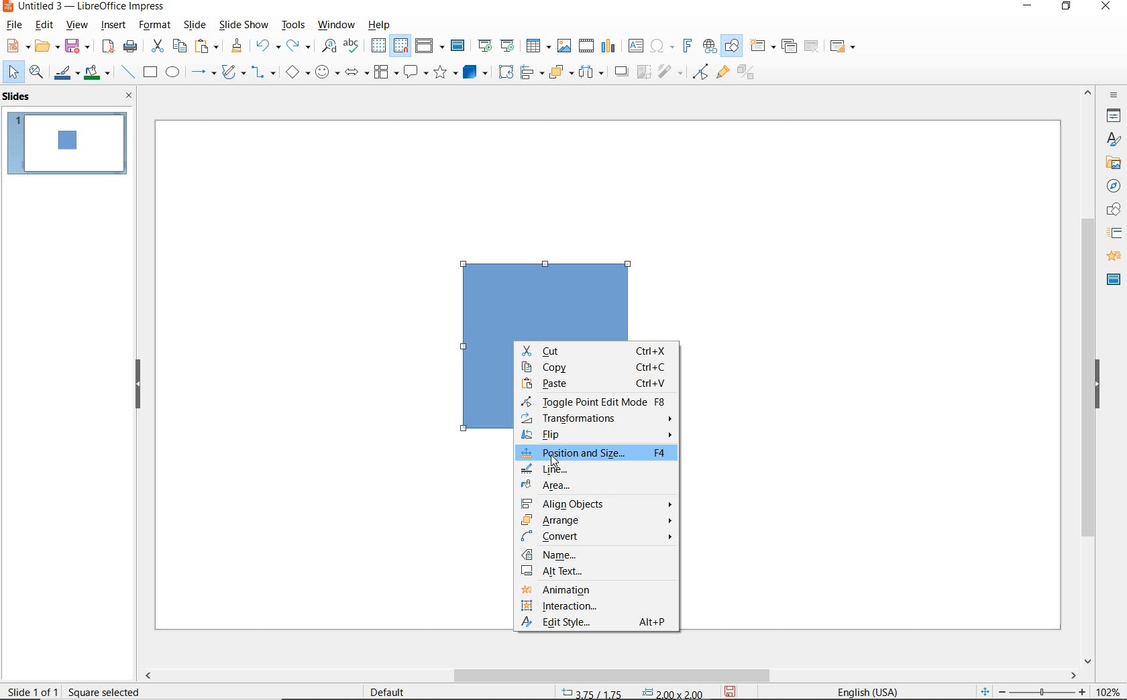 The height and width of the screenshot is (700, 1127). What do you see at coordinates (46, 46) in the screenshot?
I see `open` at bounding box center [46, 46].